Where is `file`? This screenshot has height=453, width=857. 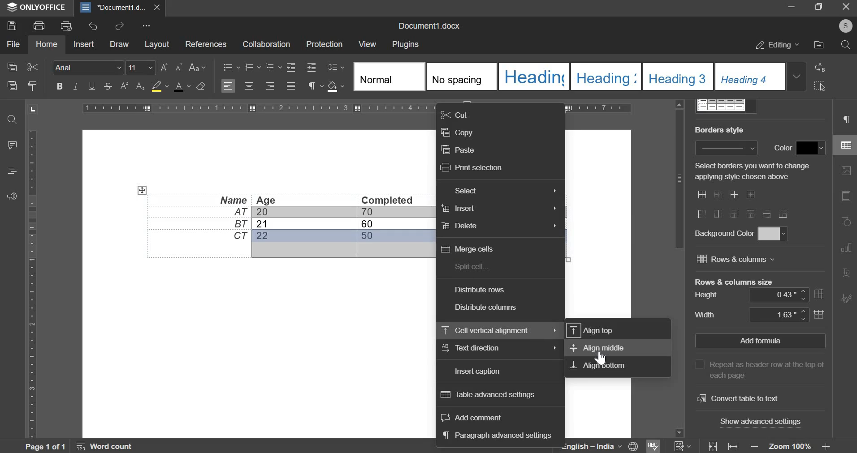 file is located at coordinates (13, 44).